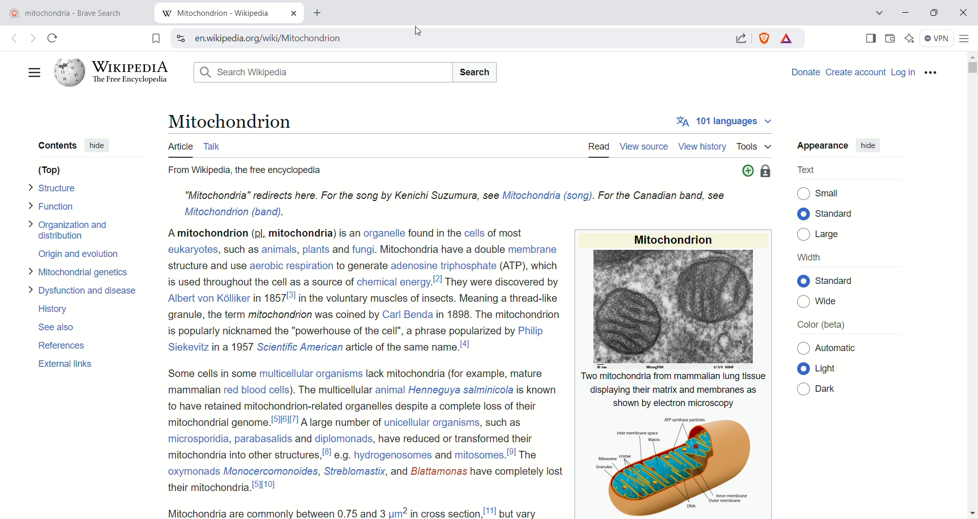  Describe the element at coordinates (831, 302) in the screenshot. I see `Wide` at that location.